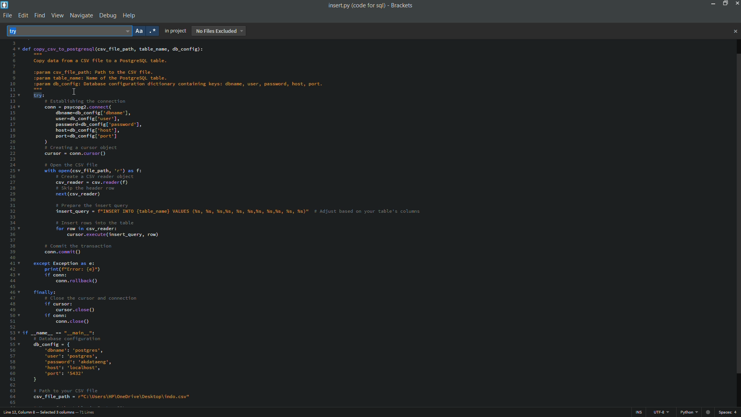 The width and height of the screenshot is (741, 417). What do you see at coordinates (57, 15) in the screenshot?
I see `view menu` at bounding box center [57, 15].